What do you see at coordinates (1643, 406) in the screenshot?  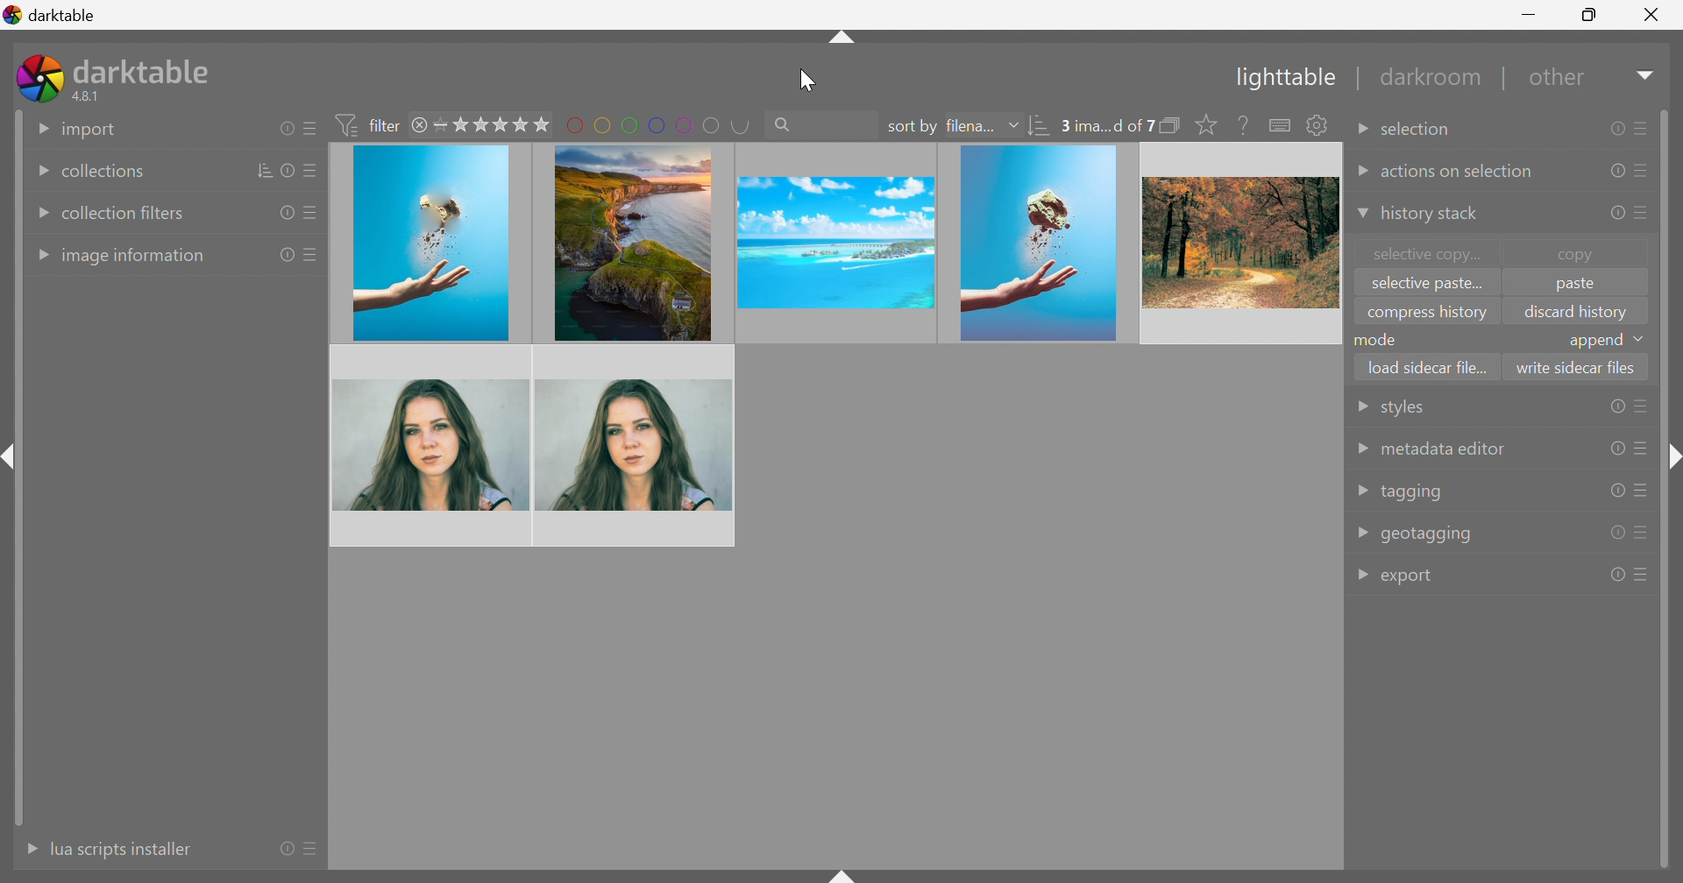 I see `presets` at bounding box center [1643, 406].